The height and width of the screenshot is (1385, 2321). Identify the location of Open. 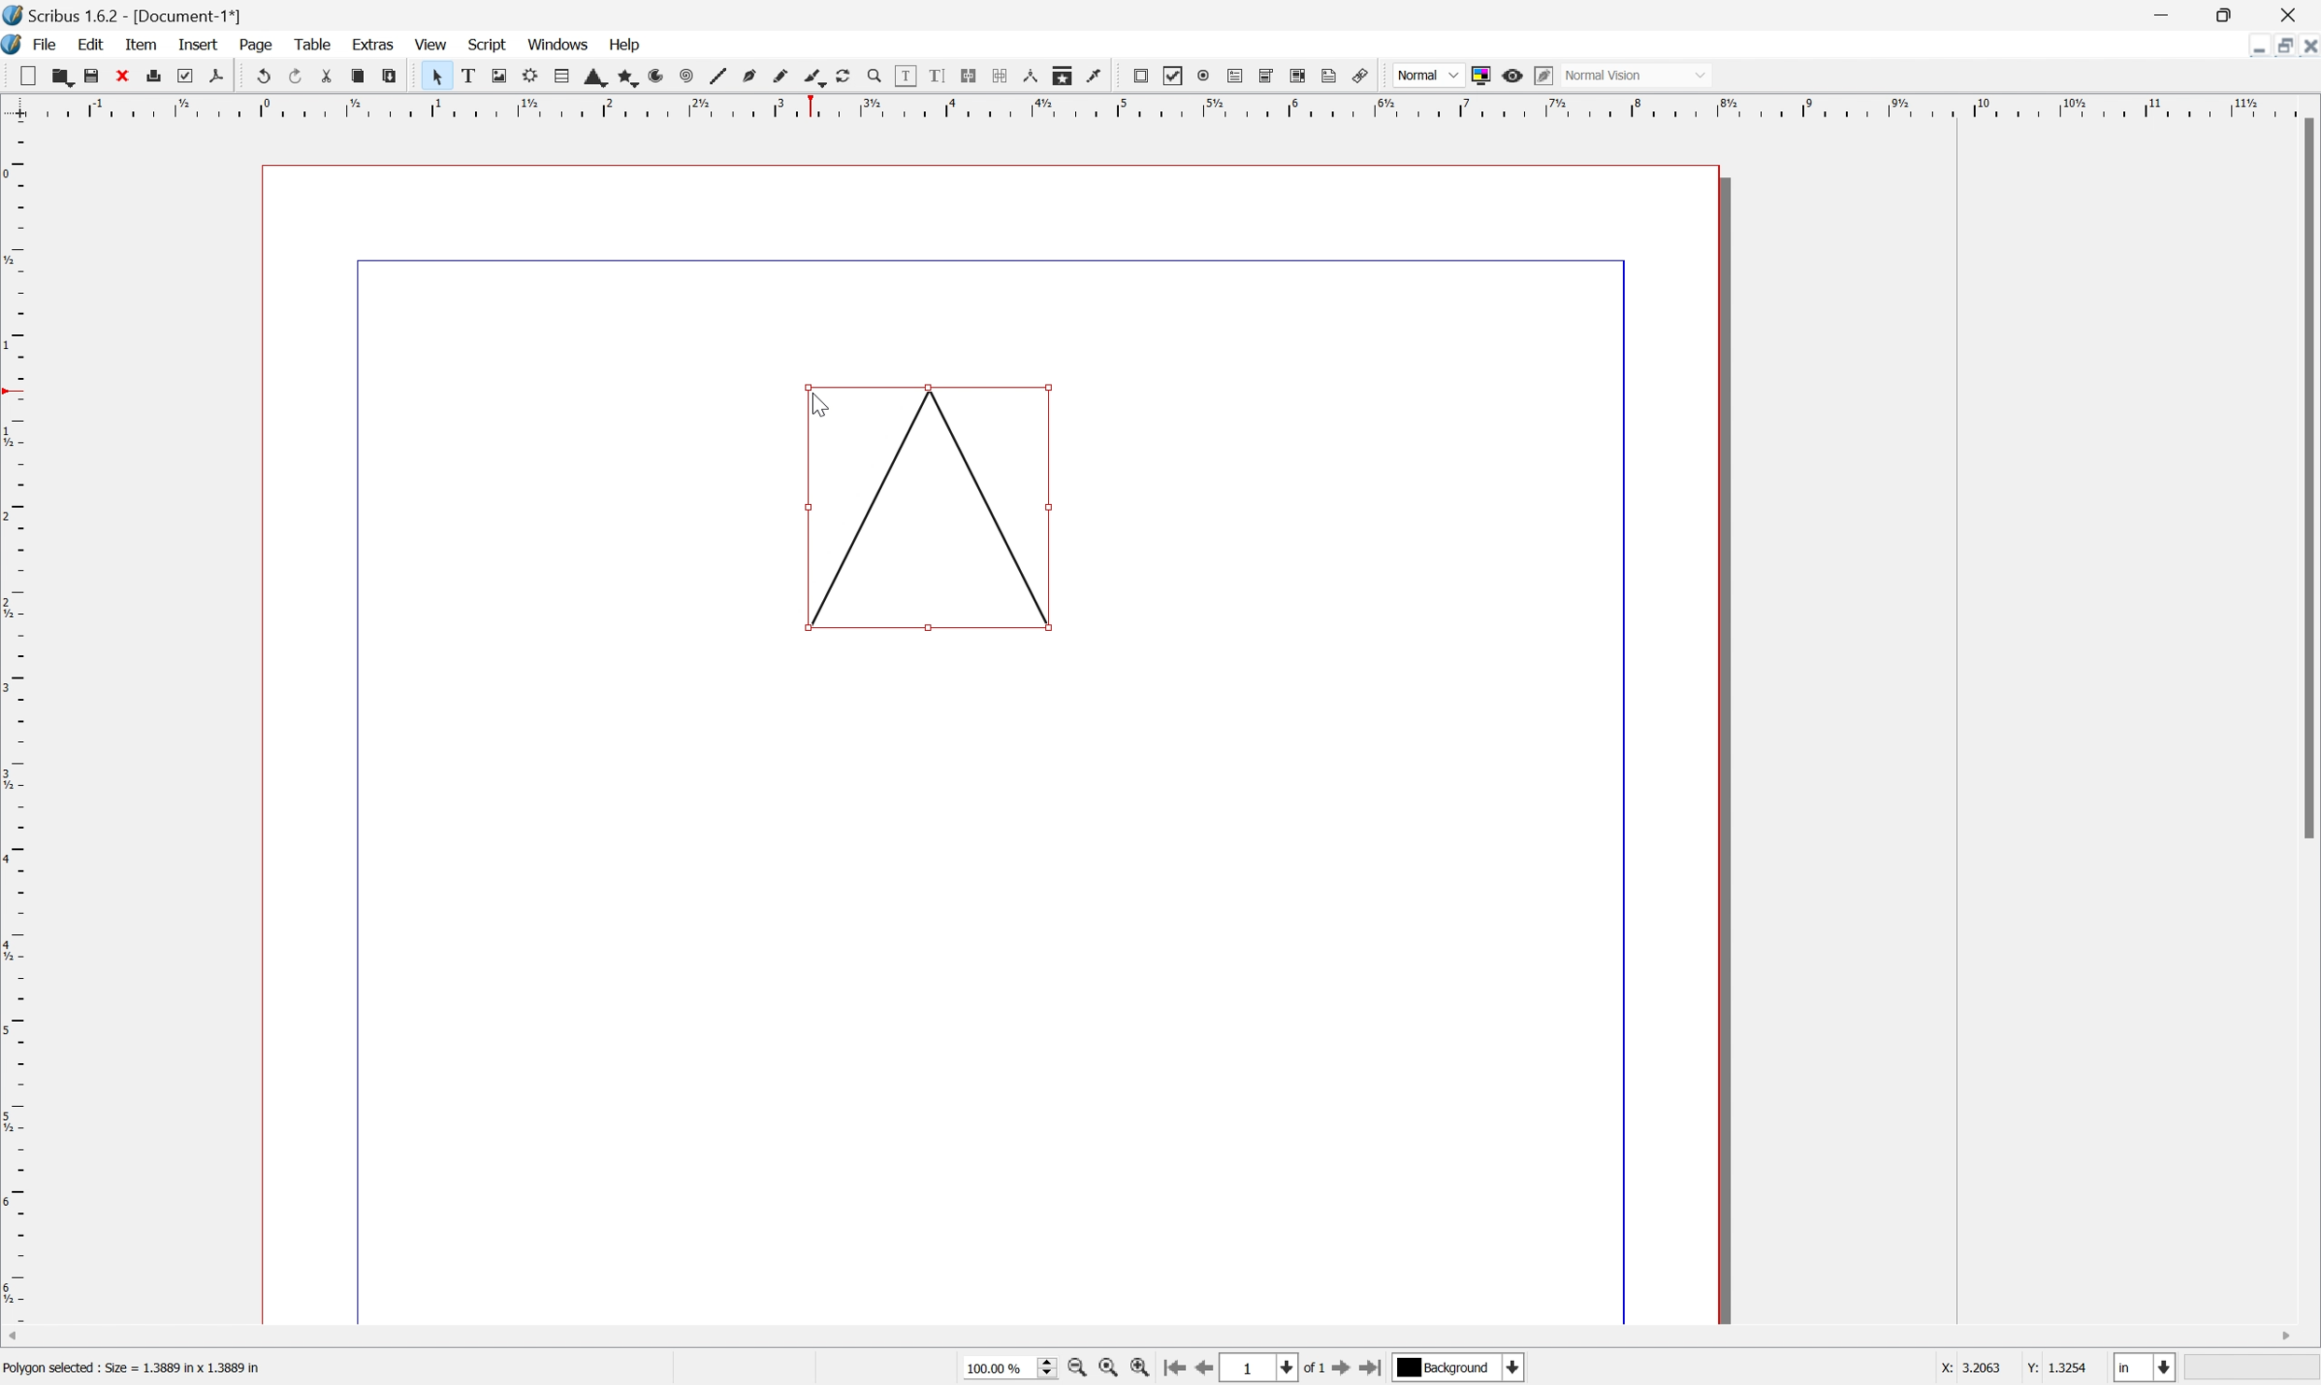
(57, 75).